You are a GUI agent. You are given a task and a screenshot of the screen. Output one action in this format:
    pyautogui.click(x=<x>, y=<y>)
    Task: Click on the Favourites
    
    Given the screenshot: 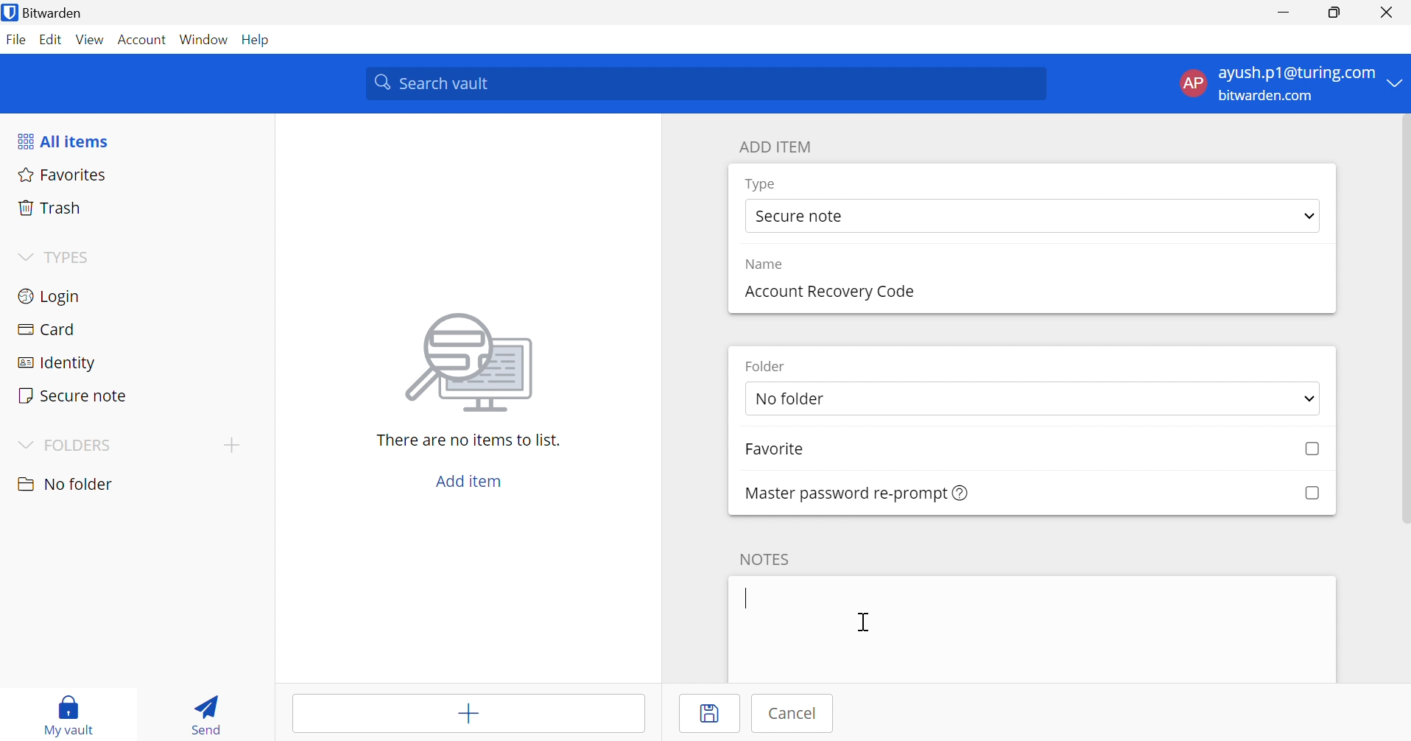 What is the action you would take?
    pyautogui.click(x=64, y=176)
    